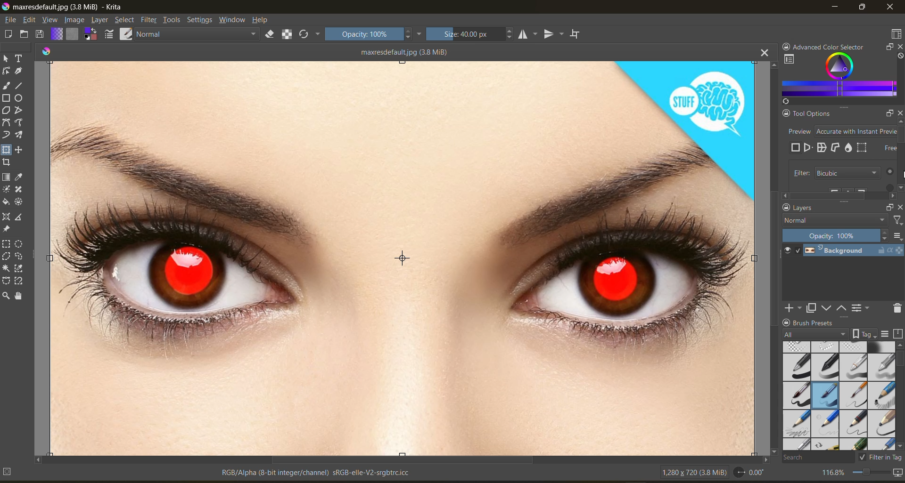  What do you see at coordinates (7, 135) in the screenshot?
I see `tool` at bounding box center [7, 135].